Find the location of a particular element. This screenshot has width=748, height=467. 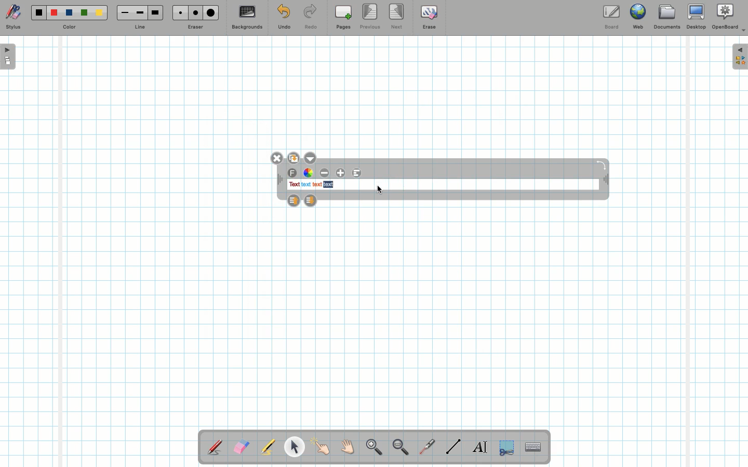

Increase font size is located at coordinates (342, 173).